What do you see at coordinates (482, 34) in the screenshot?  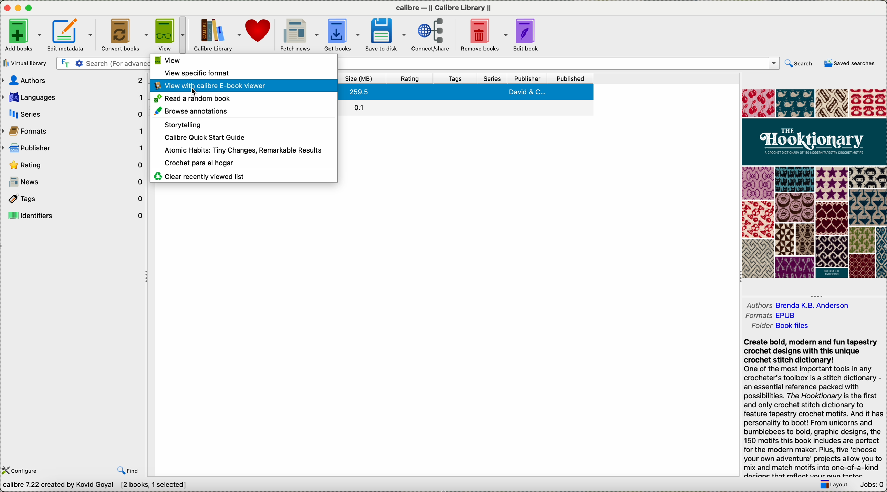 I see `remove books` at bounding box center [482, 34].